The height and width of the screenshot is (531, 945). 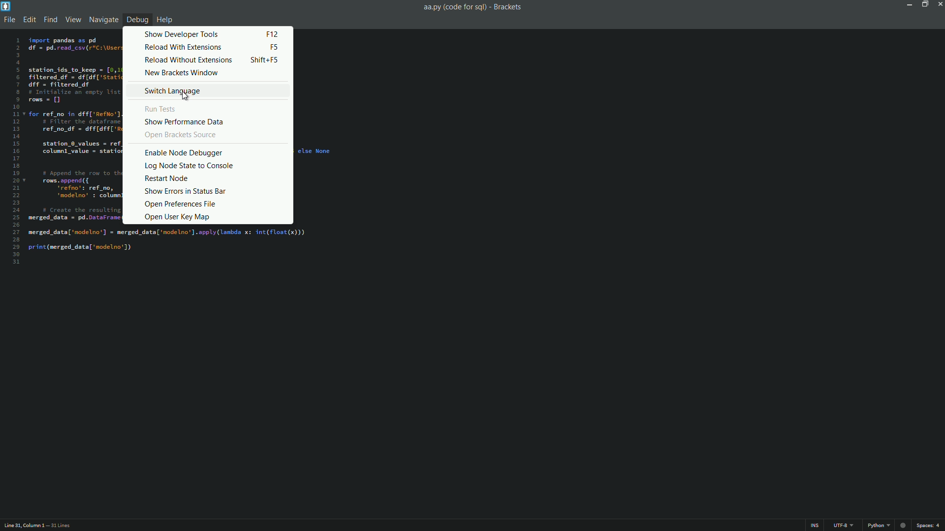 I want to click on line numbers, so click(x=16, y=151).